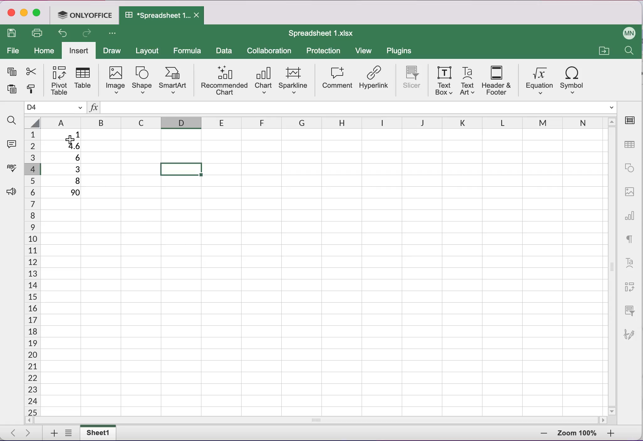  What do you see at coordinates (14, 51) in the screenshot?
I see `file` at bounding box center [14, 51].